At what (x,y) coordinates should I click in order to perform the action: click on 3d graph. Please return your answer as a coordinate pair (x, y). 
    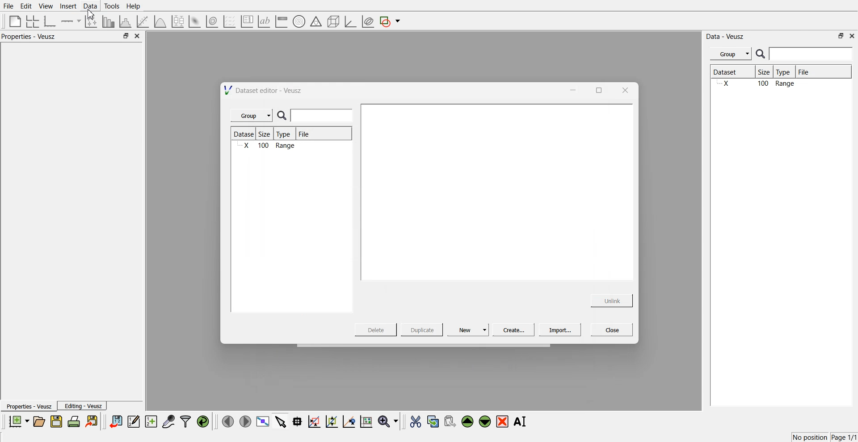
    Looking at the image, I should click on (350, 22).